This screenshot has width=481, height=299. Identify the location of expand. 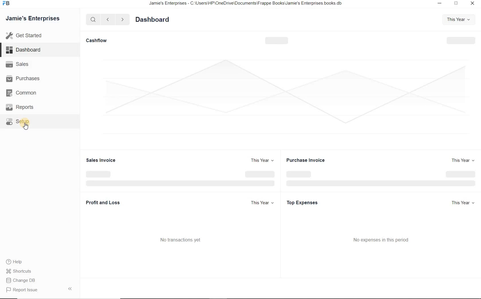
(71, 288).